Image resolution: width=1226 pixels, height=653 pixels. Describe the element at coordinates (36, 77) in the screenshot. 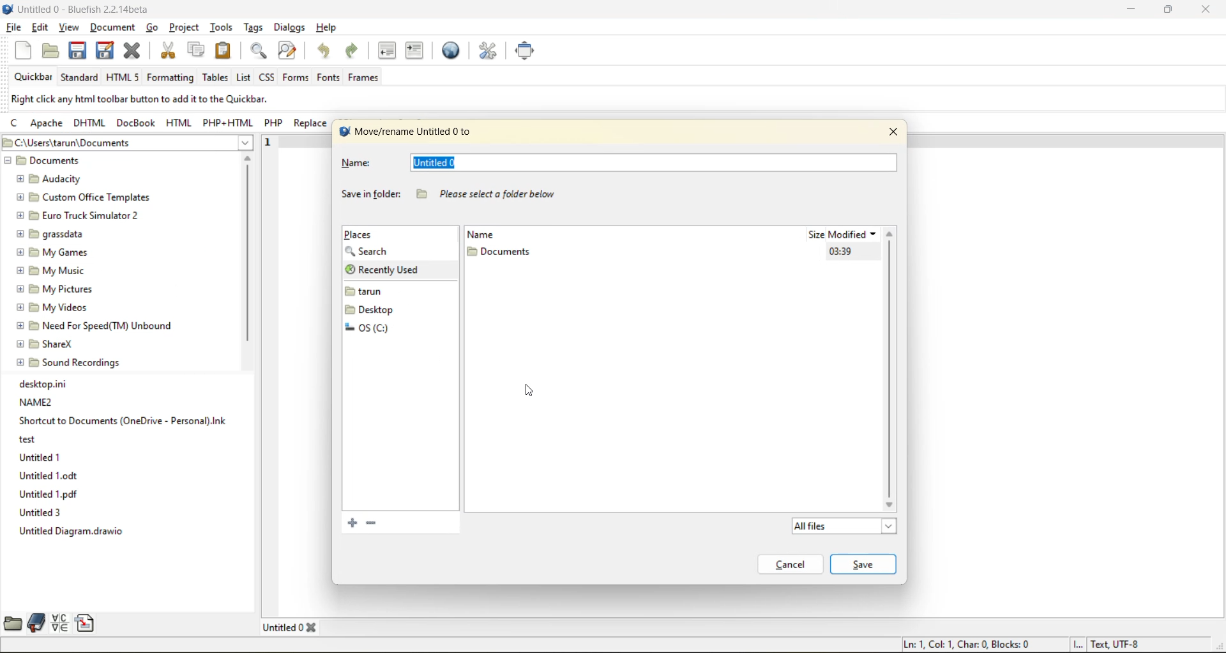

I see `quickbar` at that location.